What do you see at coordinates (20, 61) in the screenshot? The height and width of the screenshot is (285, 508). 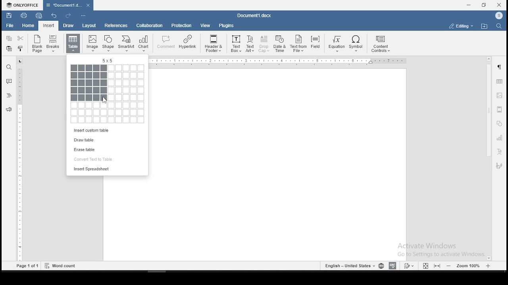 I see `tab stop` at bounding box center [20, 61].